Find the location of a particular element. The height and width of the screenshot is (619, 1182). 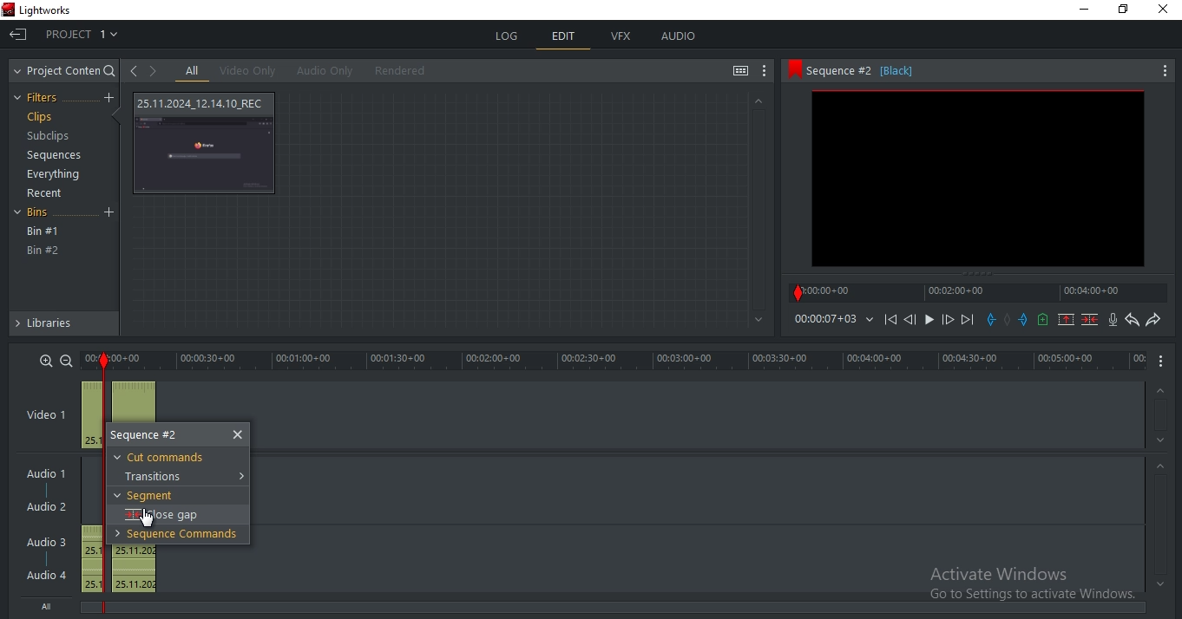

audio is located at coordinates (679, 37).